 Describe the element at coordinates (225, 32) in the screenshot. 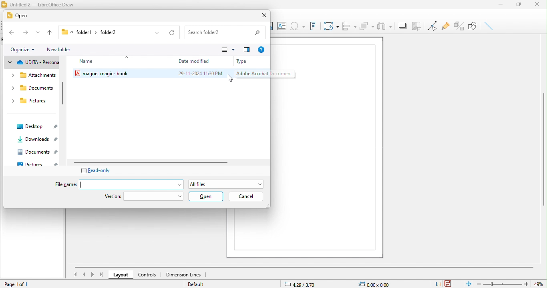

I see `search` at that location.